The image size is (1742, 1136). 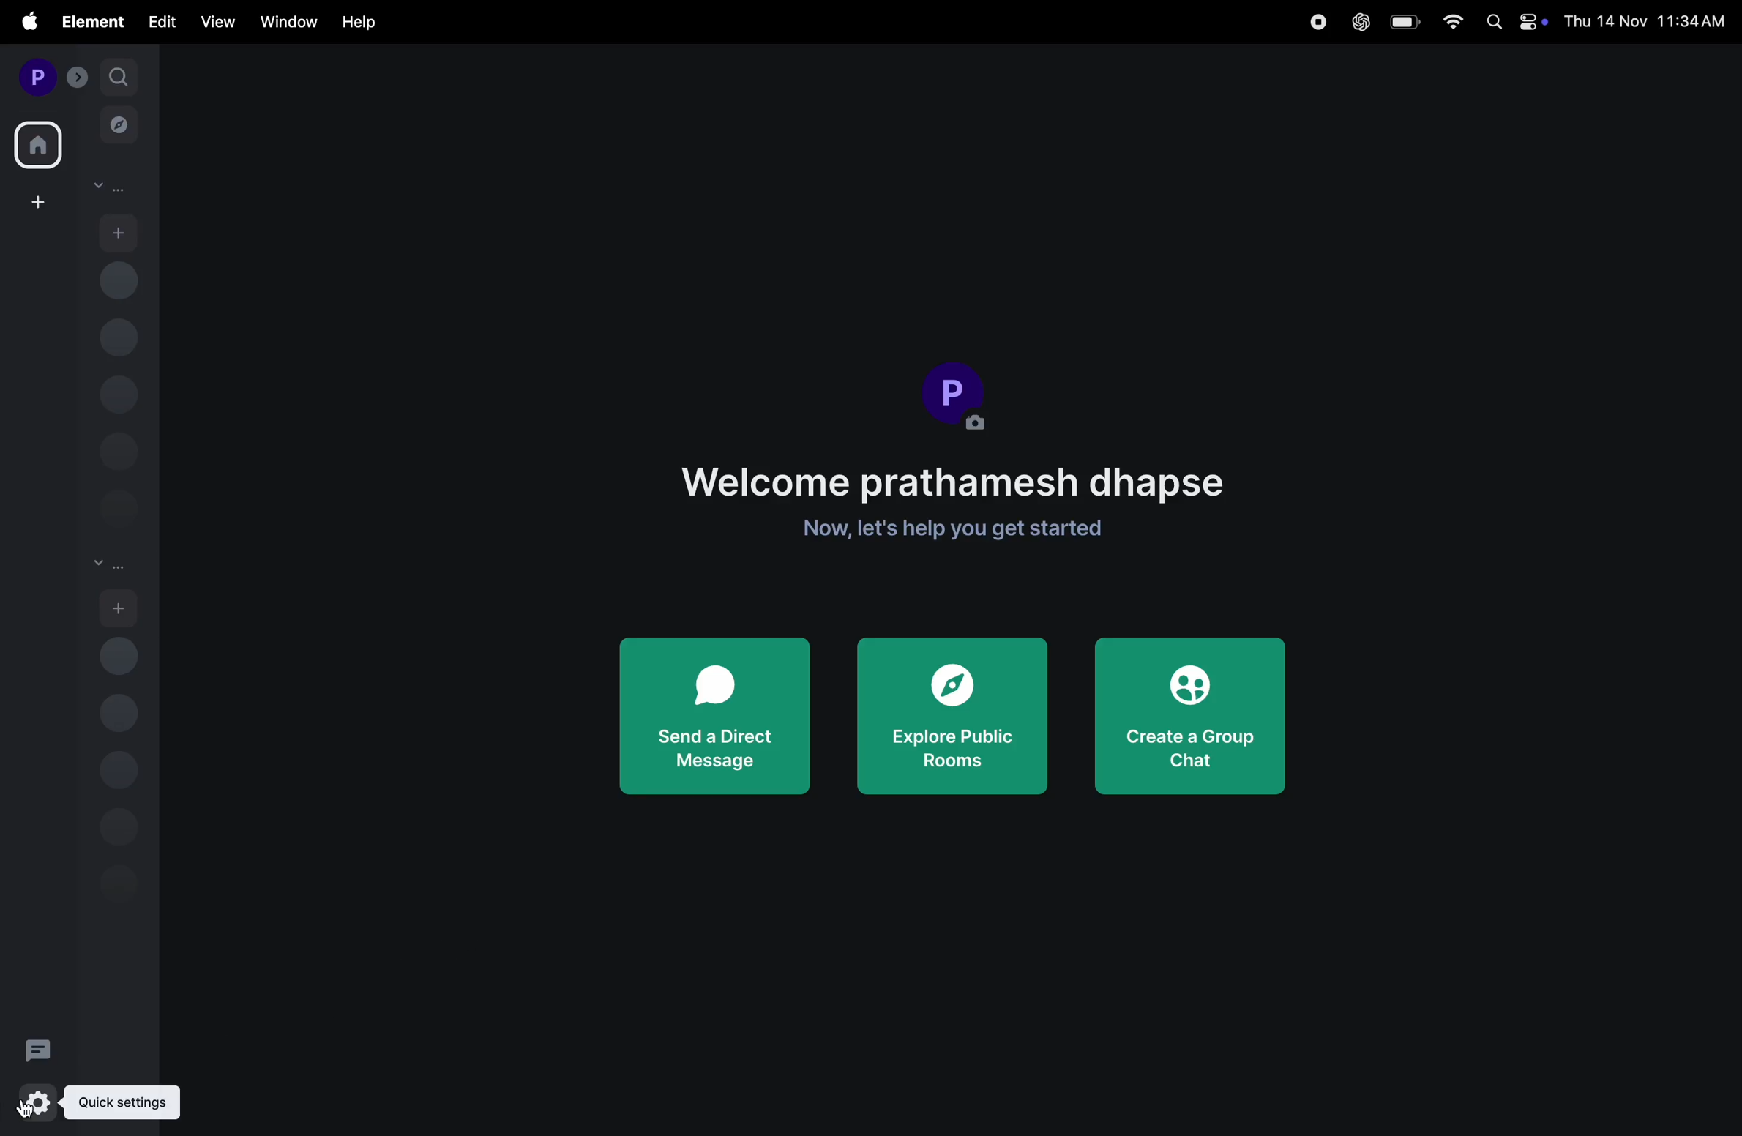 I want to click on chatgpt, so click(x=89, y=1107).